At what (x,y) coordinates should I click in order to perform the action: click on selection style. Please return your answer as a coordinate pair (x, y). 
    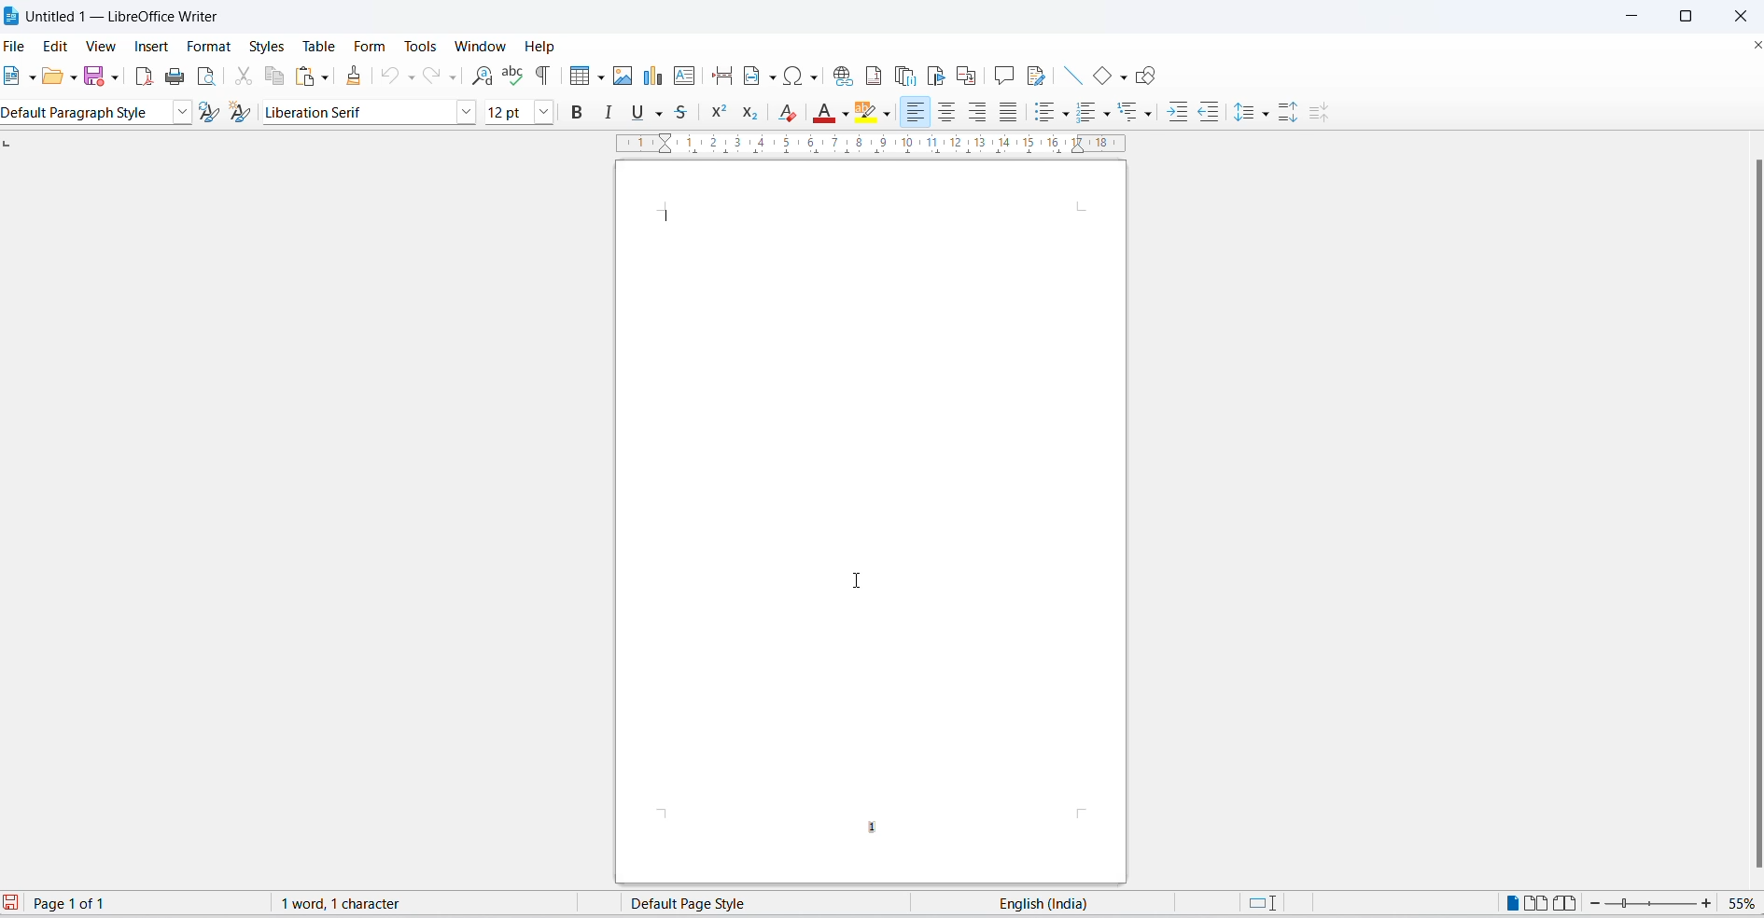
    Looking at the image, I should click on (1259, 902).